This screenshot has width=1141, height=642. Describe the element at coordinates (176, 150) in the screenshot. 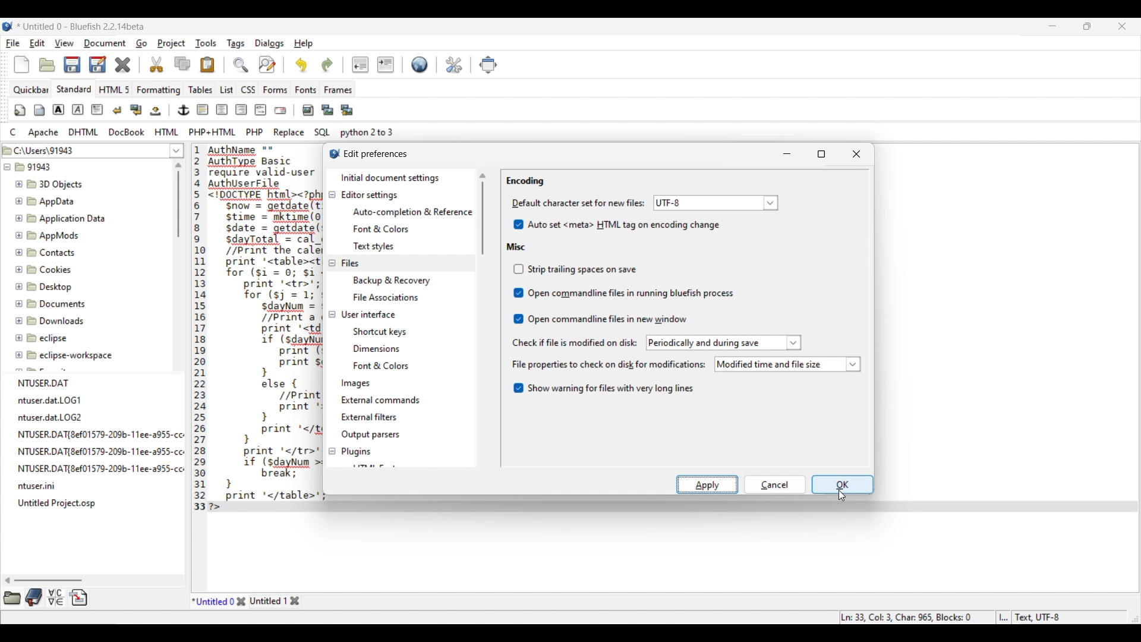

I see `List of folder location` at that location.